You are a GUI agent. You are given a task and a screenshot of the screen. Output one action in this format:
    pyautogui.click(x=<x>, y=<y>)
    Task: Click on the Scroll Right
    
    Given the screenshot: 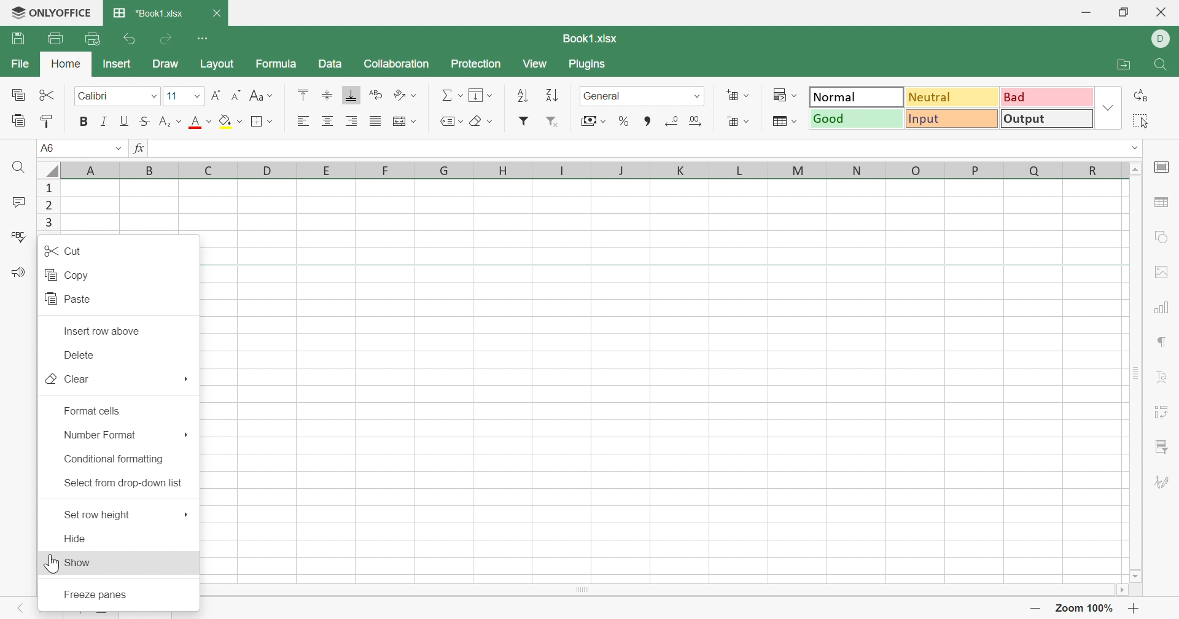 What is the action you would take?
    pyautogui.click(x=1126, y=590)
    